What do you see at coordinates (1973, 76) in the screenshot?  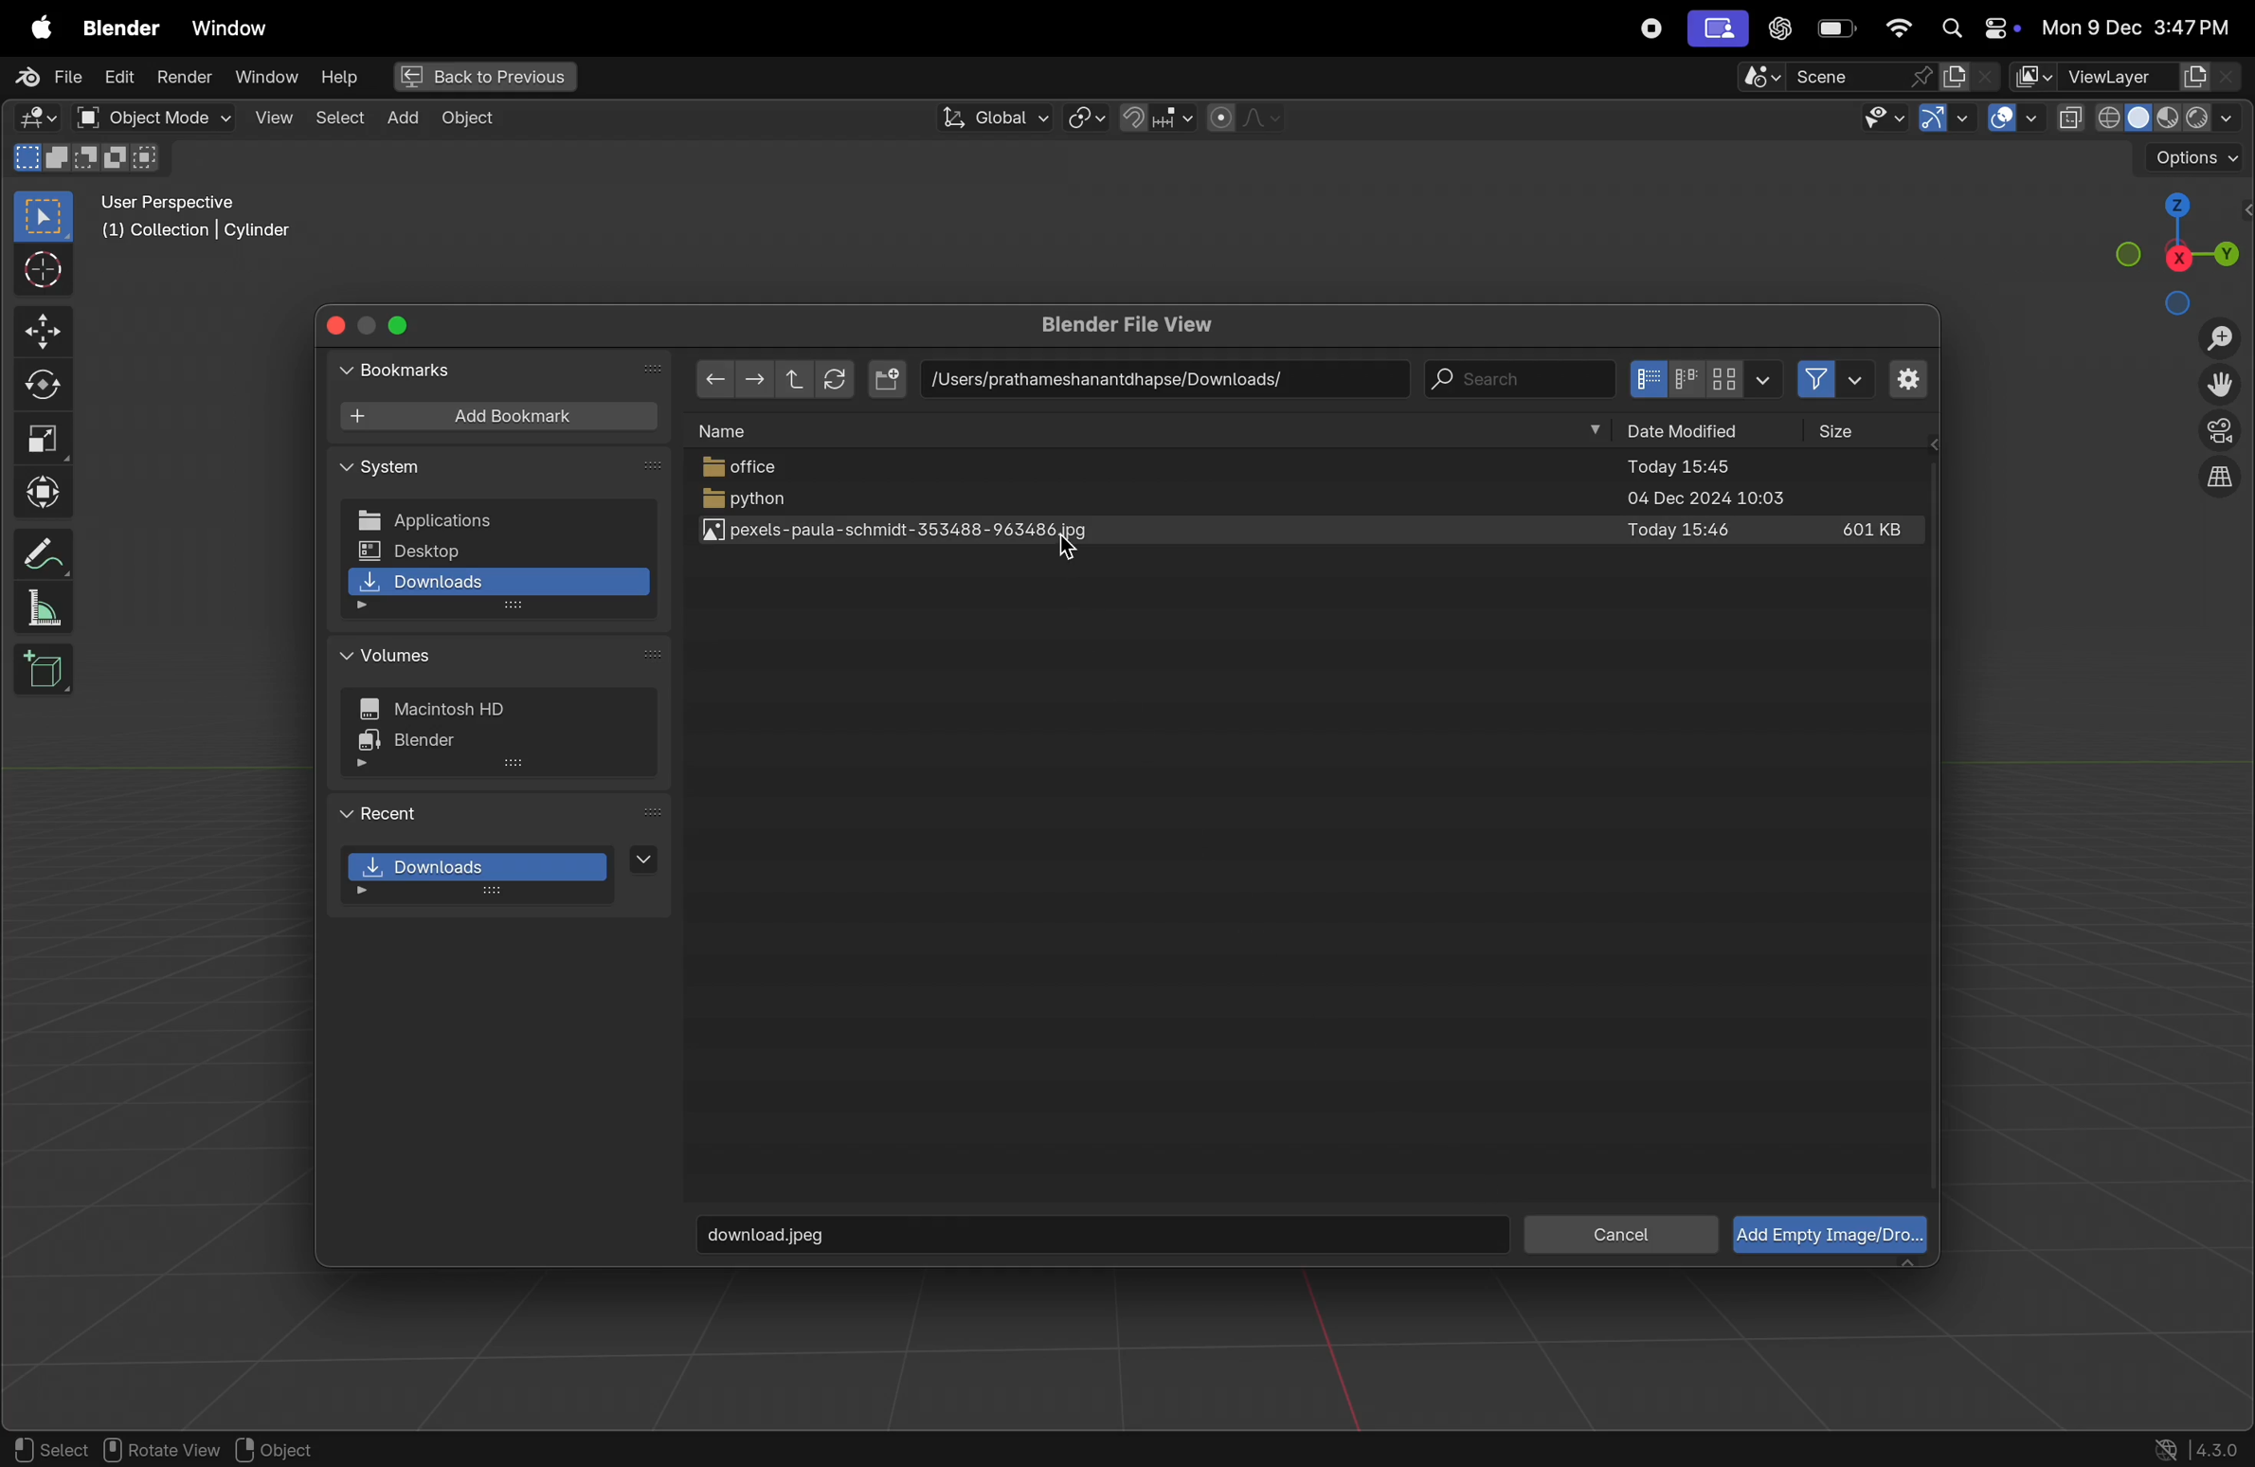 I see `active workspace` at bounding box center [1973, 76].